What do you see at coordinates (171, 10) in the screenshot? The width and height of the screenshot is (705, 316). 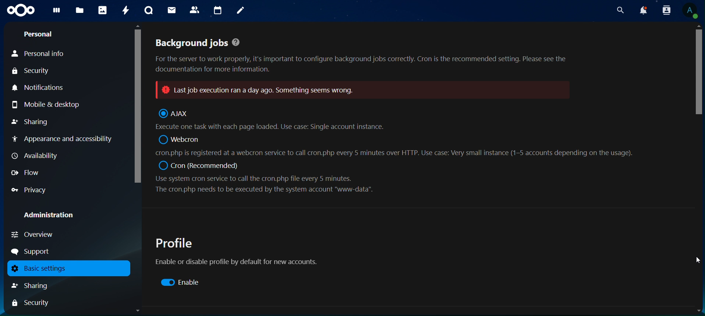 I see `mail` at bounding box center [171, 10].